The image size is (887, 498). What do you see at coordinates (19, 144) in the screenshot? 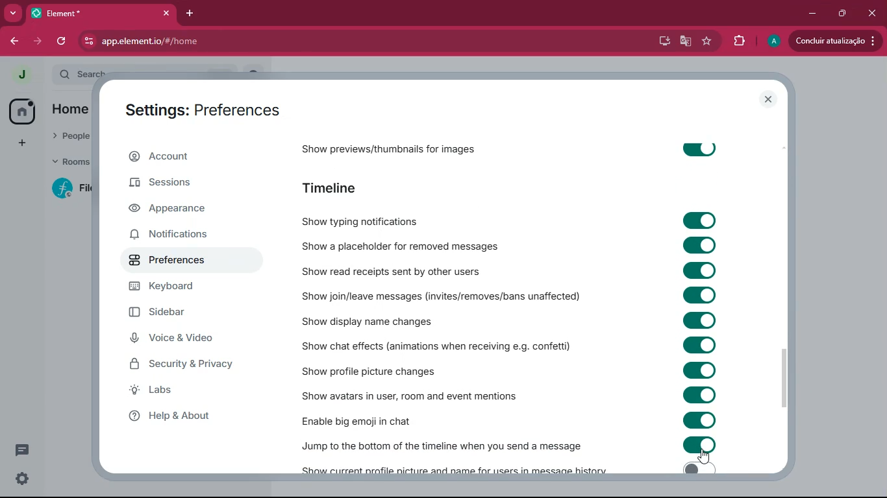
I see `add` at bounding box center [19, 144].